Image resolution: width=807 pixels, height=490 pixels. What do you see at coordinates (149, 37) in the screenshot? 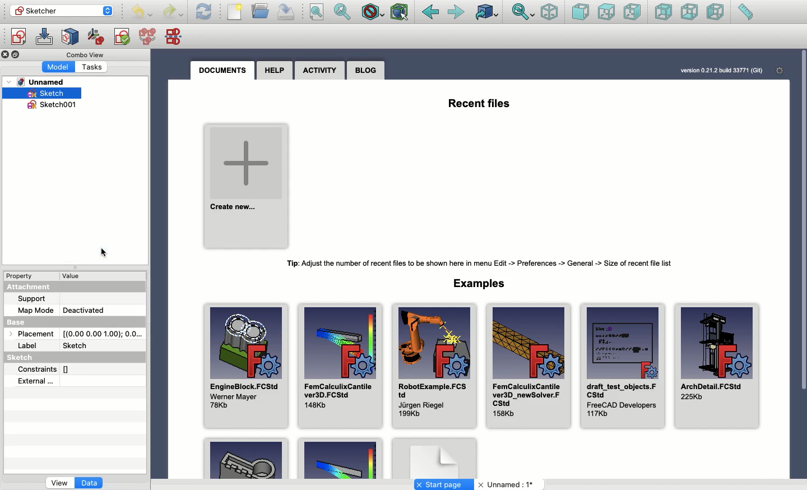
I see `Merge sketches` at bounding box center [149, 37].